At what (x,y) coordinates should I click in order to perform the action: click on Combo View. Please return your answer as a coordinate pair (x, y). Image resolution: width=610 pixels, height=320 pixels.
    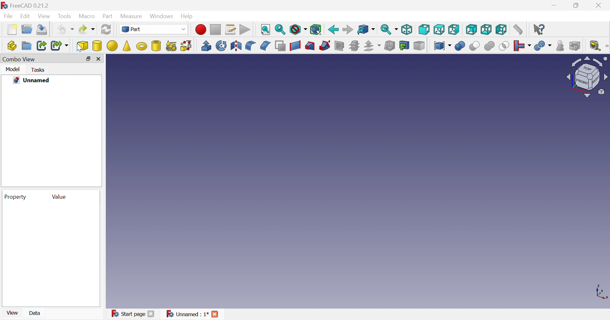
    Looking at the image, I should click on (20, 60).